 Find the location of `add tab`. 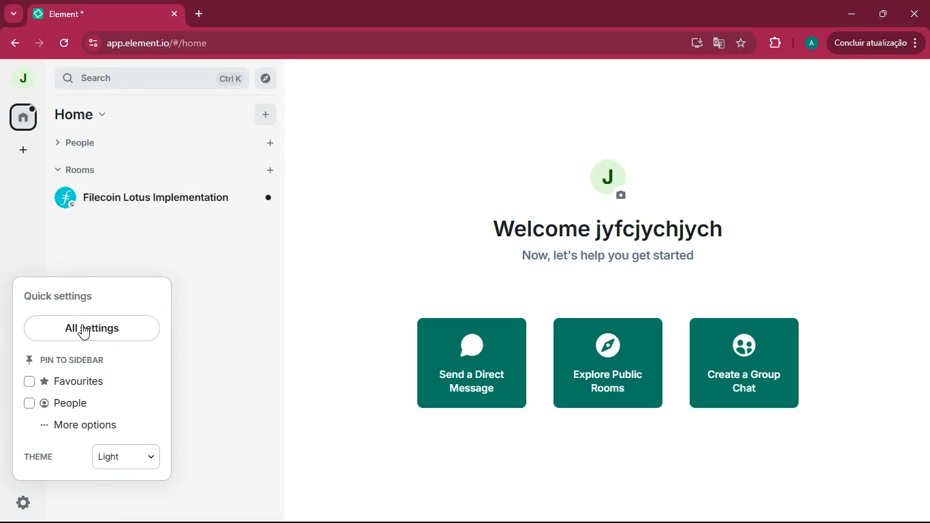

add tab is located at coordinates (201, 11).